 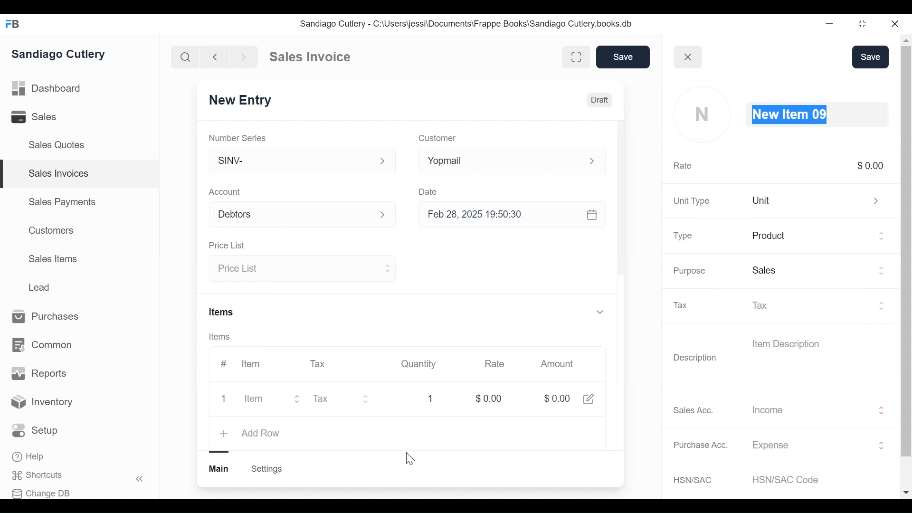 I want to click on HSN/SAC, so click(x=694, y=480).